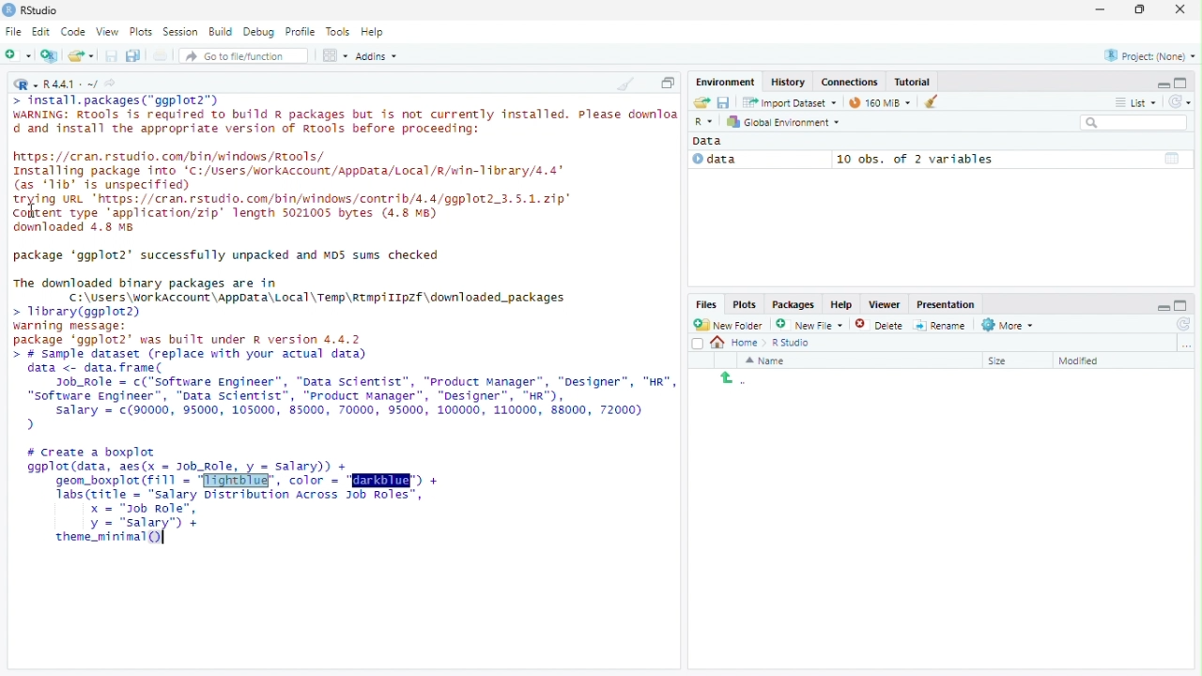 The height and width of the screenshot is (676, 1202). I want to click on Viewer, so click(884, 304).